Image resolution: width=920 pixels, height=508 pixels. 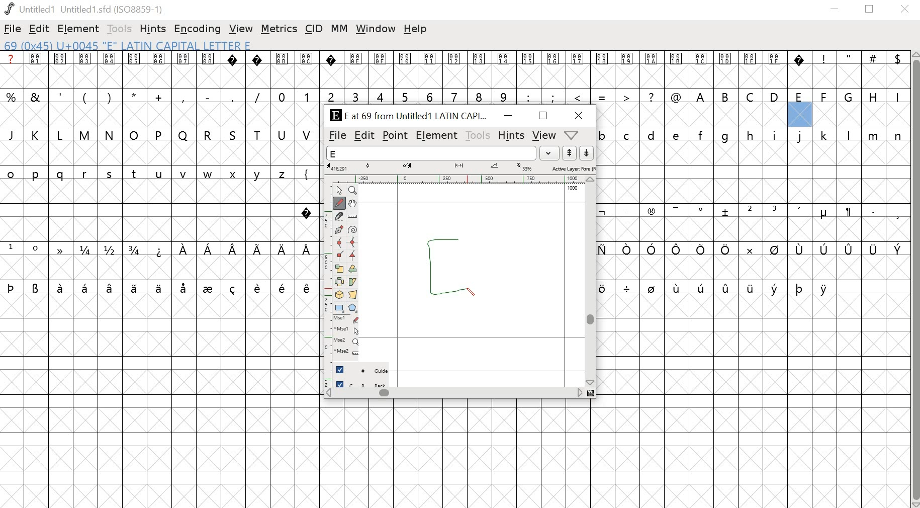 What do you see at coordinates (751, 114) in the screenshot?
I see `empty cells` at bounding box center [751, 114].